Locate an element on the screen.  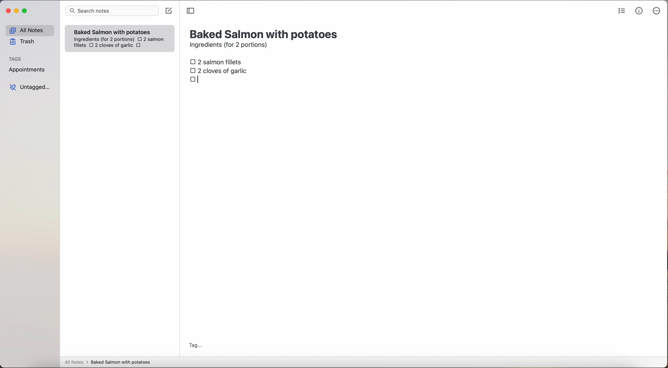
2 salmon is located at coordinates (150, 38).